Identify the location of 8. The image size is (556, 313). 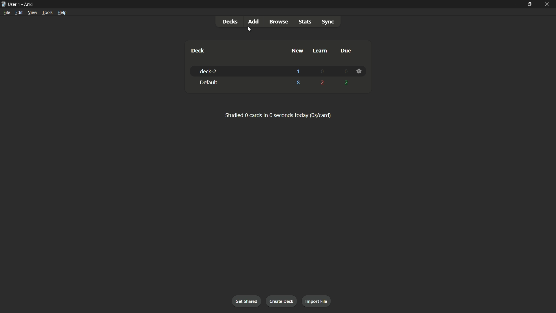
(299, 83).